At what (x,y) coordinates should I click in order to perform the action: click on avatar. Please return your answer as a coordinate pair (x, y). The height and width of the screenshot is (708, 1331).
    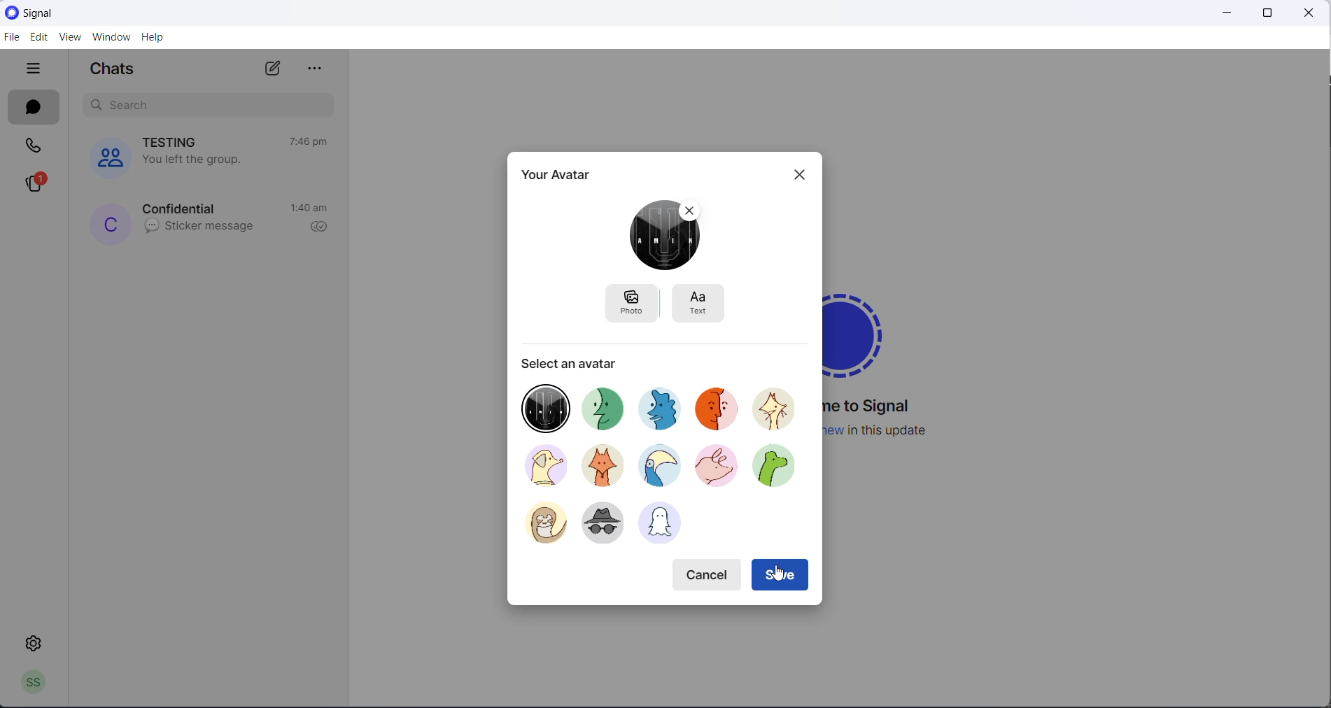
    Looking at the image, I should click on (721, 411).